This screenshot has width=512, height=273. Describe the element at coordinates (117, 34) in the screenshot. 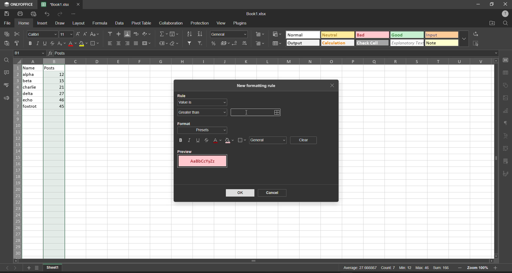

I see `align center` at that location.